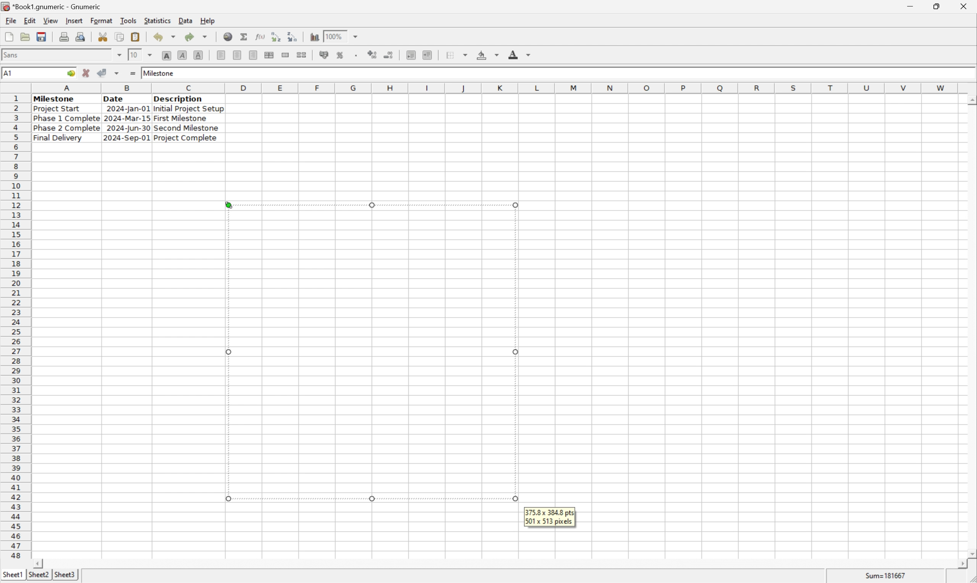 This screenshot has height=583, width=977. What do you see at coordinates (520, 54) in the screenshot?
I see `font color` at bounding box center [520, 54].